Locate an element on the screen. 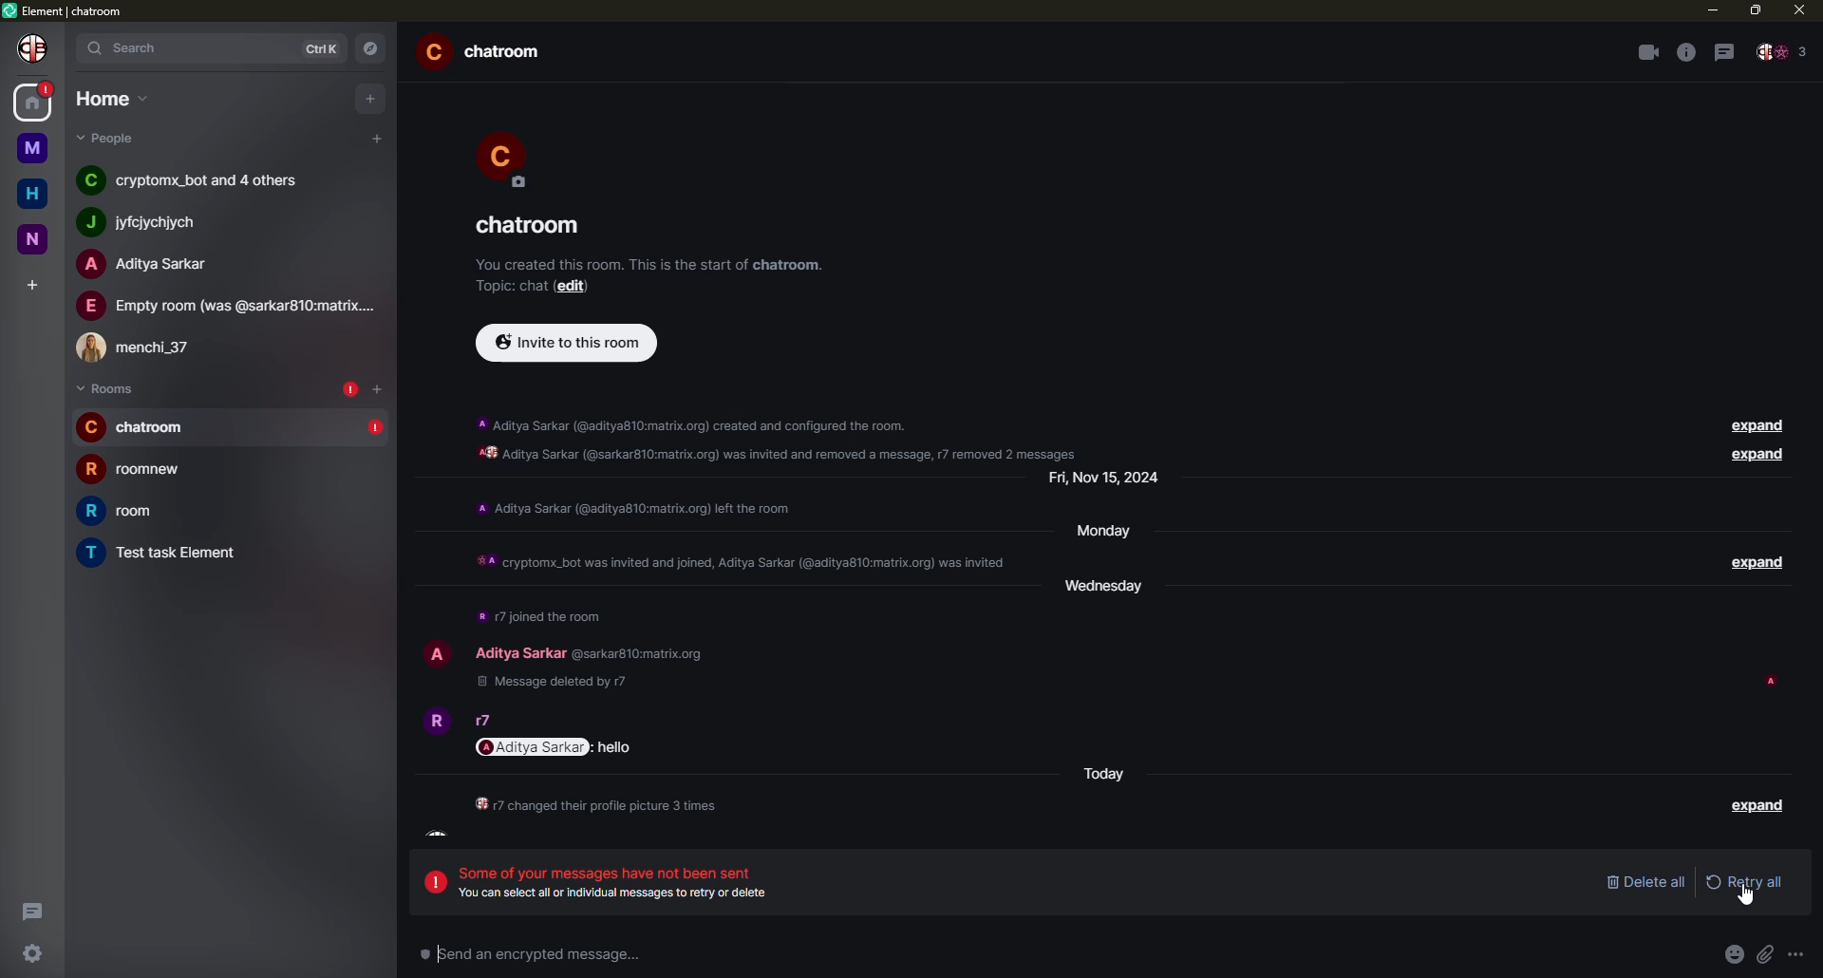 The width and height of the screenshot is (1823, 978). home is located at coordinates (34, 103).